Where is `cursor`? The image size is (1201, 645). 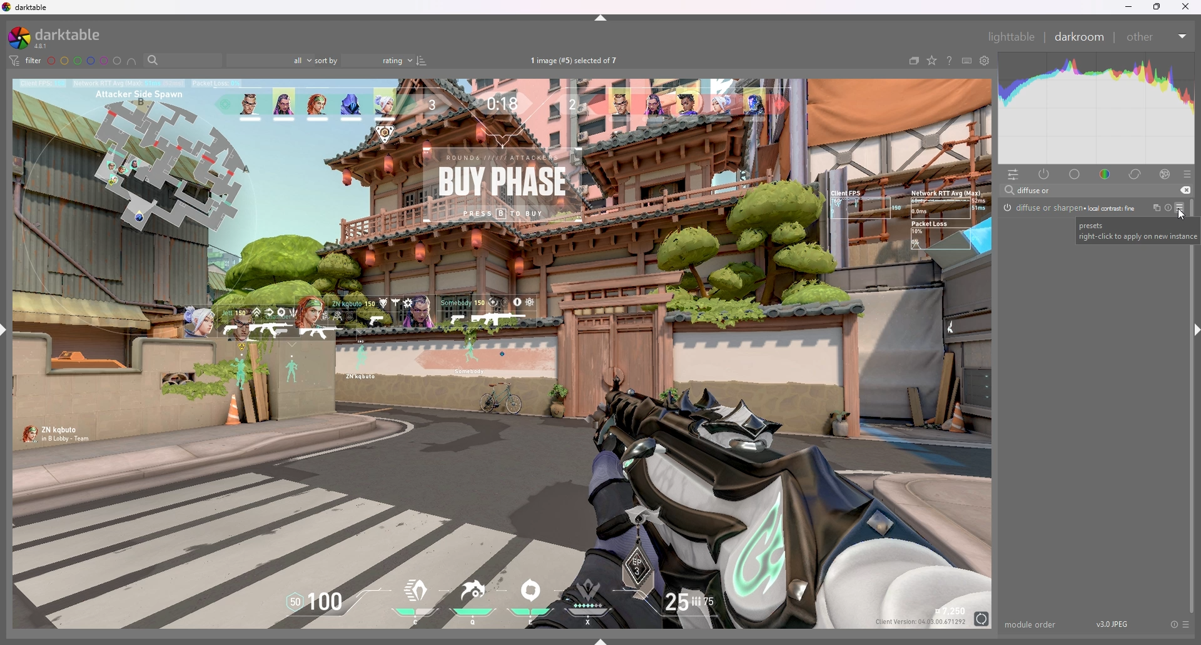 cursor is located at coordinates (1181, 213).